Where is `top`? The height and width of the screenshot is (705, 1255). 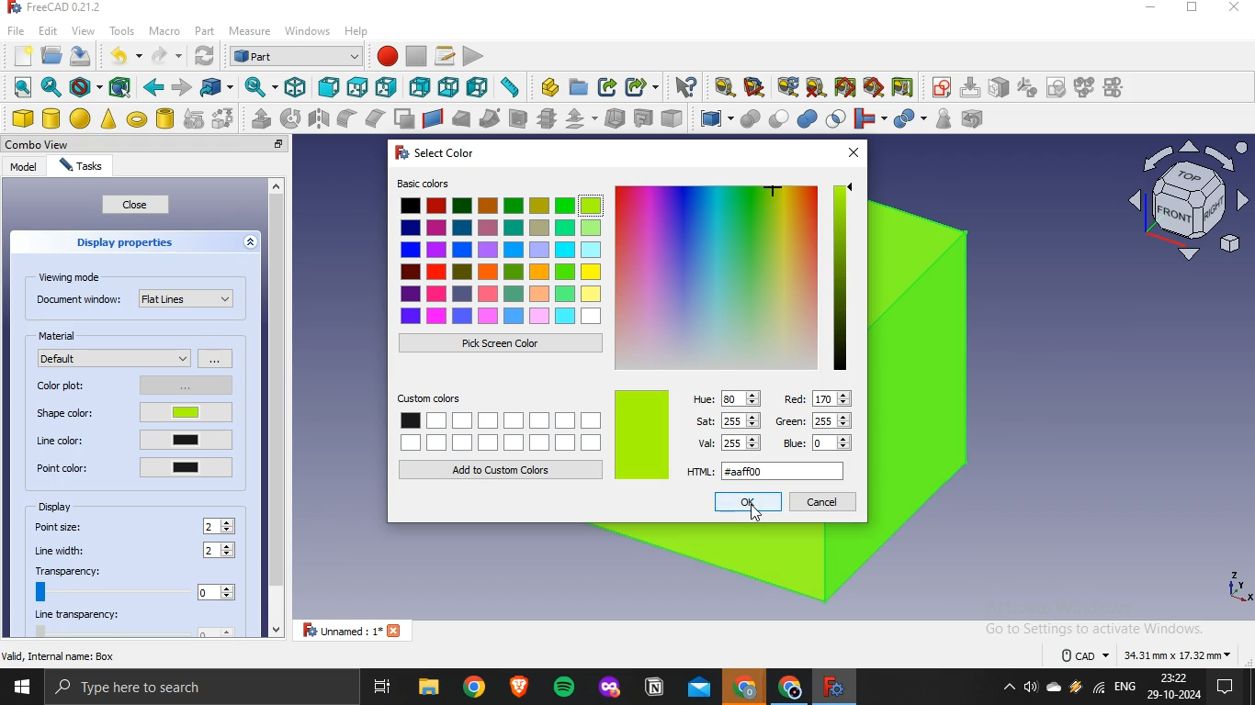 top is located at coordinates (356, 88).